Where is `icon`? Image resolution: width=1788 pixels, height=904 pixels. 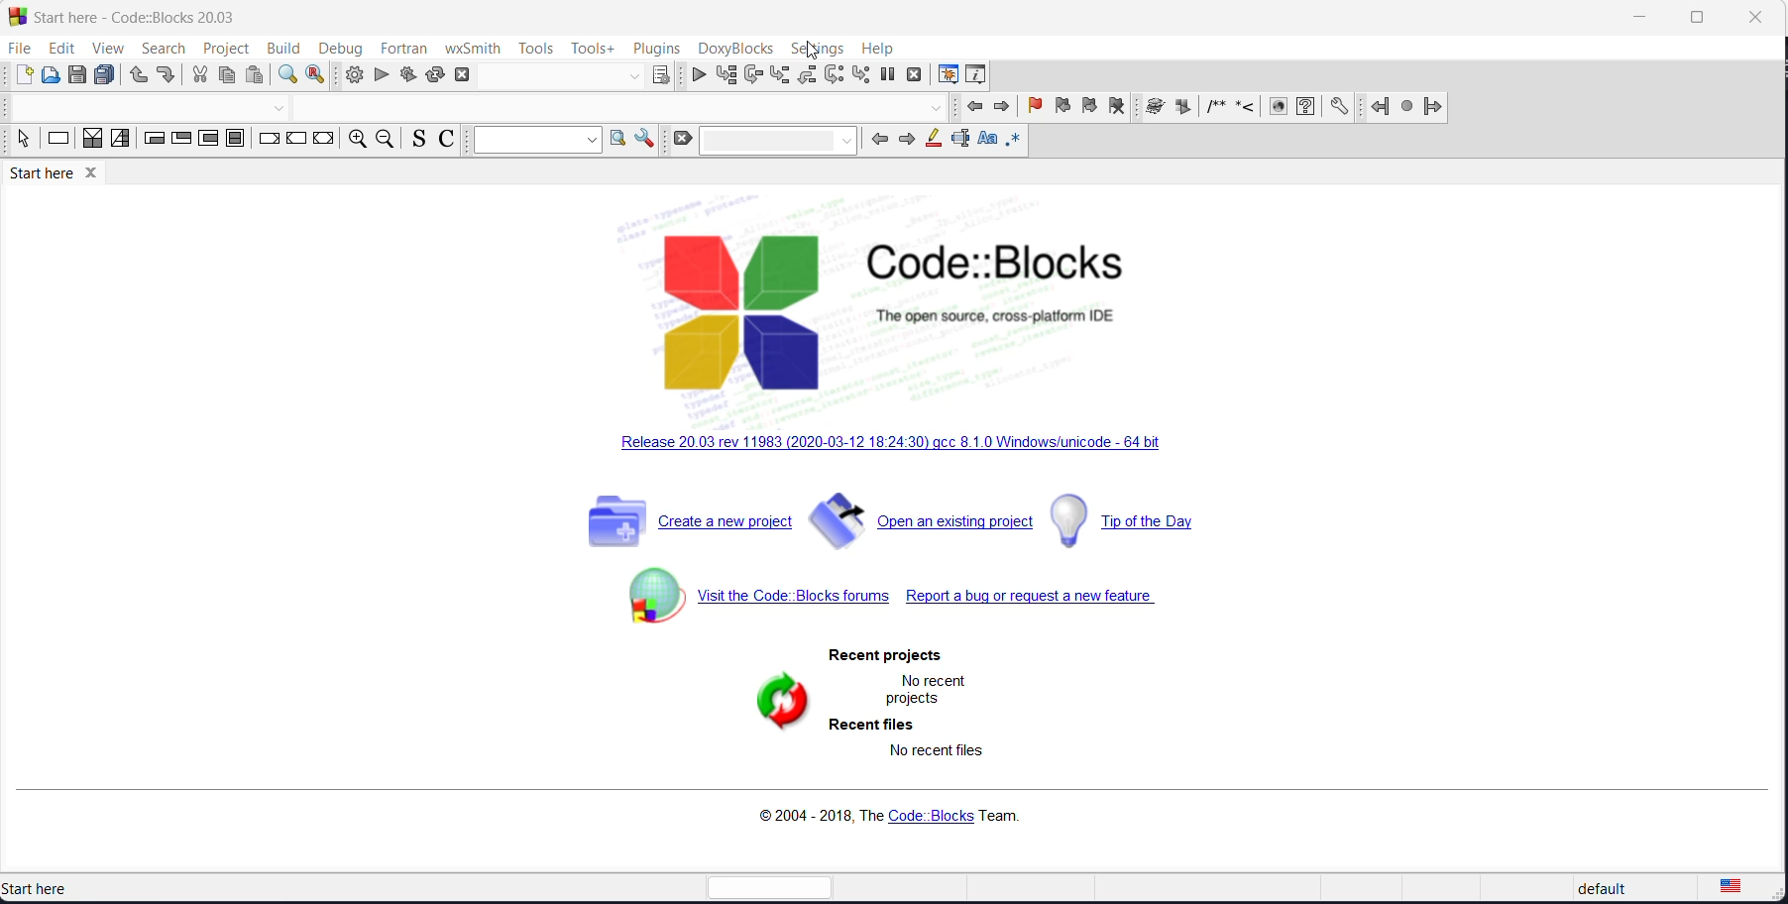 icon is located at coordinates (1275, 109).